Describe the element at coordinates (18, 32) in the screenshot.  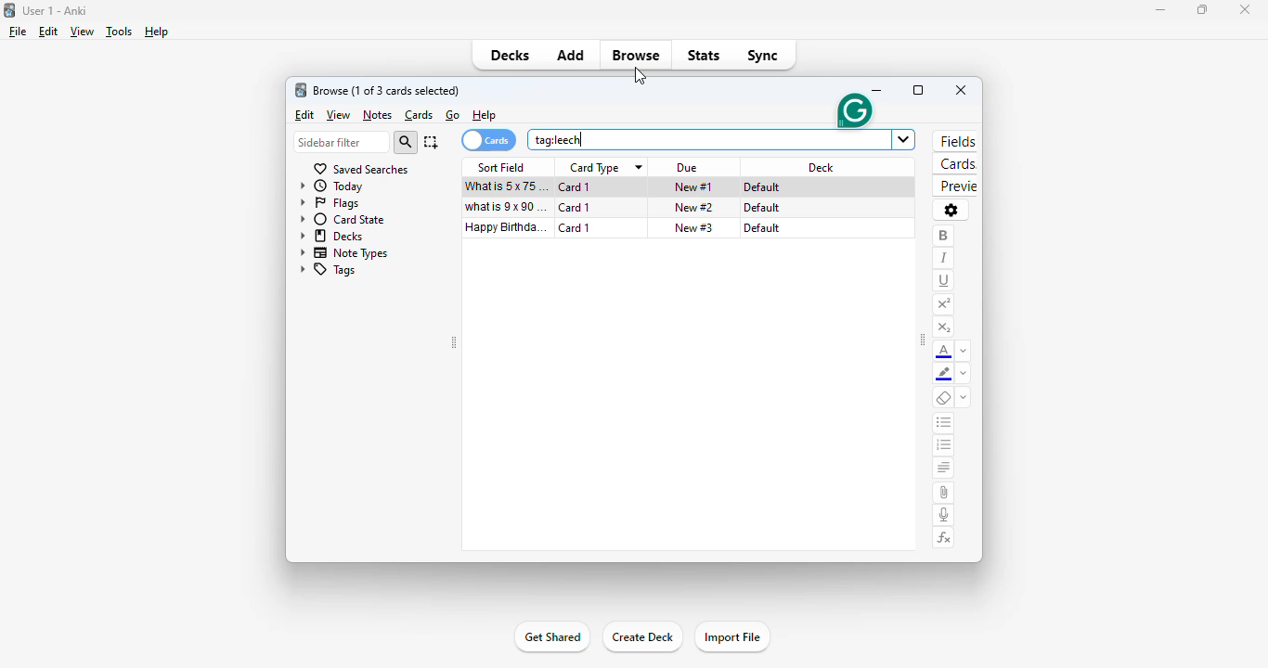
I see `file` at that location.